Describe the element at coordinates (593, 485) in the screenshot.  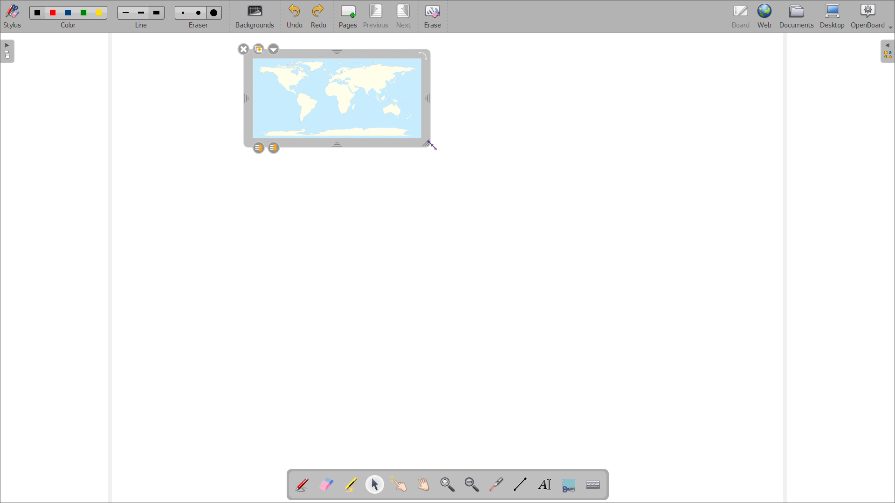
I see `virtual keyboard` at that location.